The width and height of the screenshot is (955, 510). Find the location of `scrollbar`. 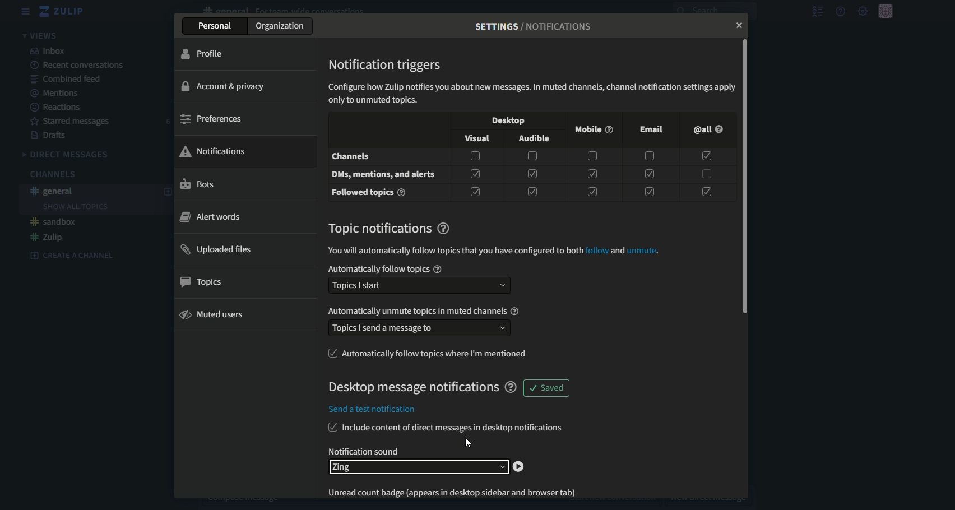

scrollbar is located at coordinates (747, 177).